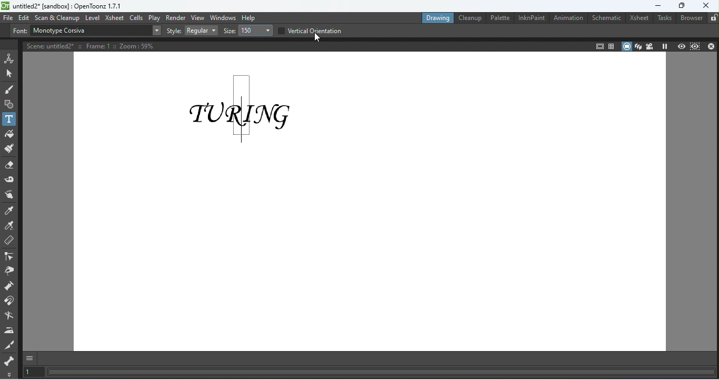 Image resolution: width=719 pixels, height=380 pixels. What do you see at coordinates (612, 44) in the screenshot?
I see `Field guide` at bounding box center [612, 44].